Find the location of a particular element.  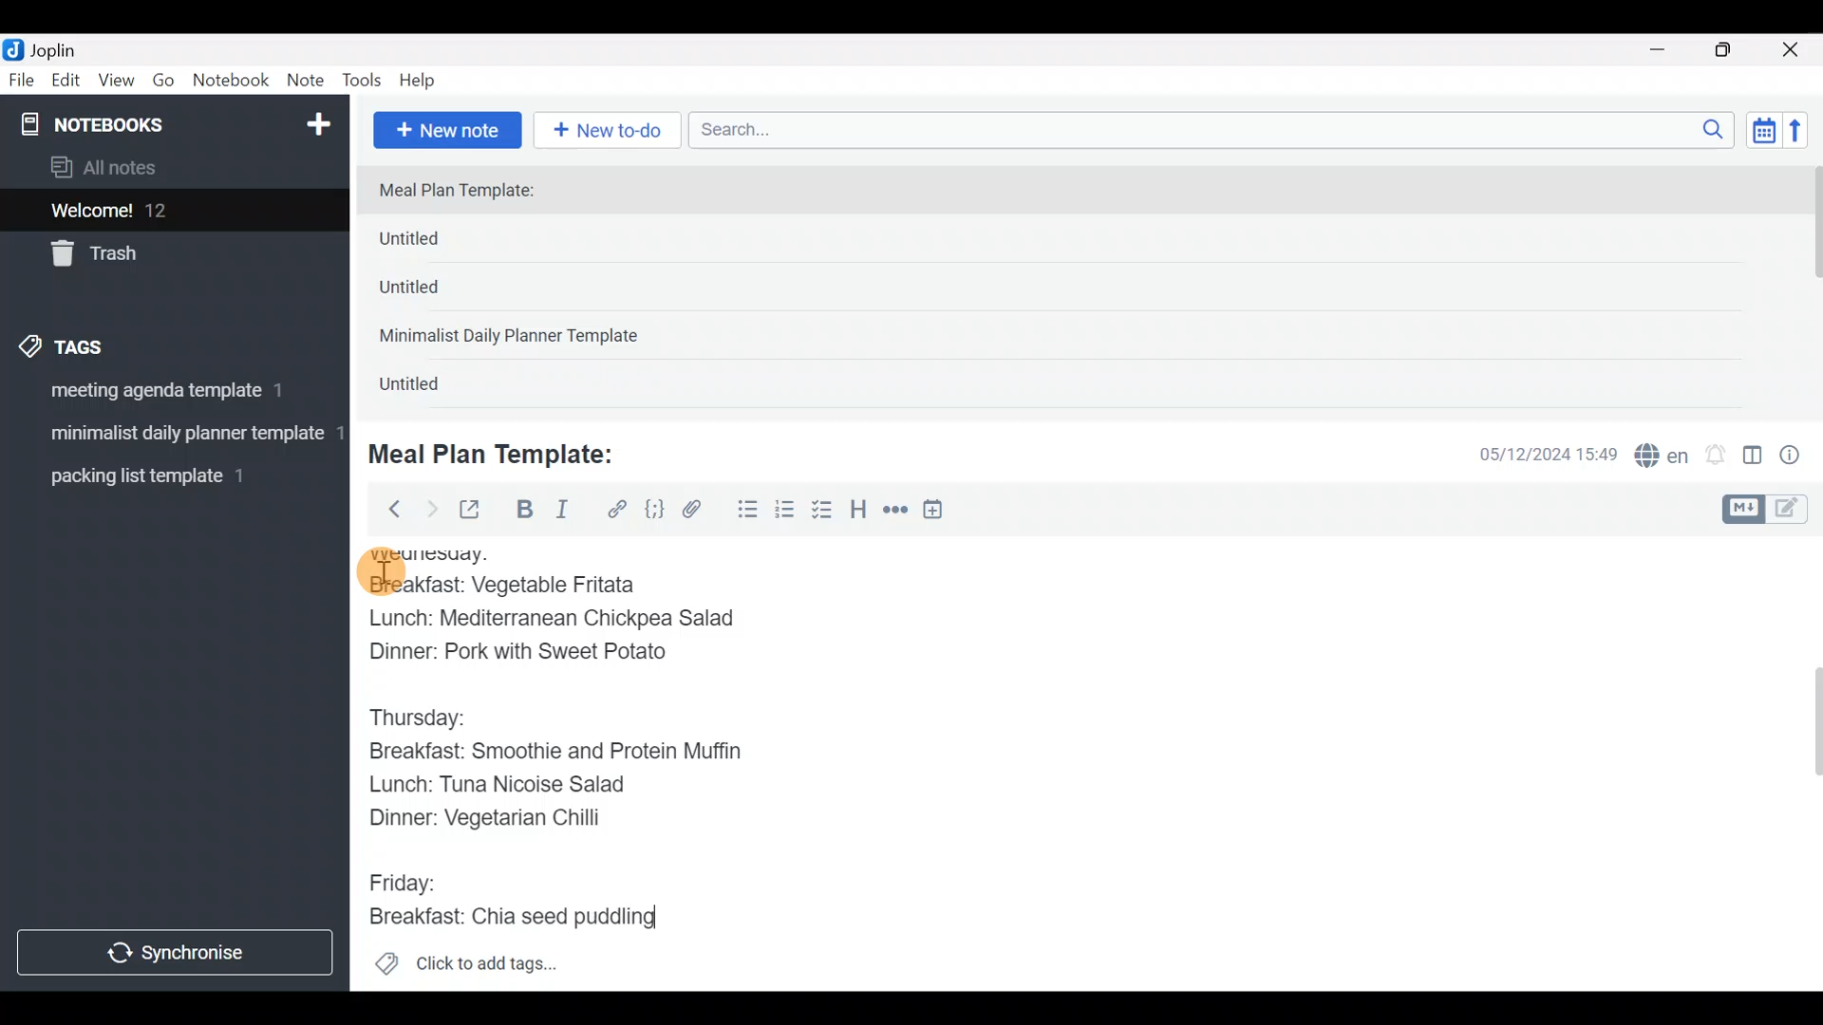

Code is located at coordinates (652, 509).